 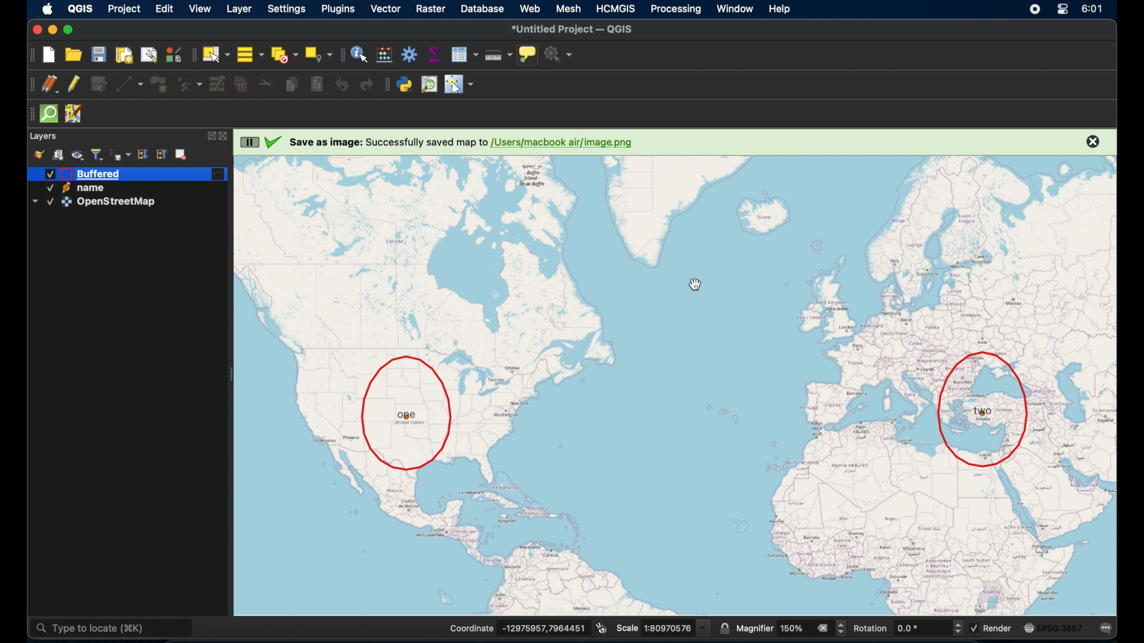 I want to click on toggle extents and position mouse display, so click(x=600, y=626).